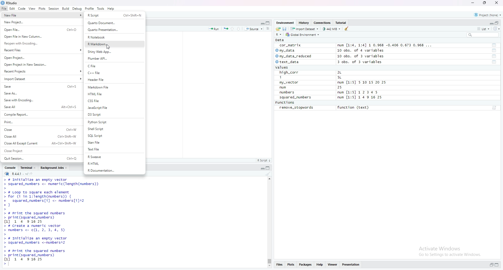 This screenshot has width=503, height=270. What do you see at coordinates (277, 29) in the screenshot?
I see `Load workspace` at bounding box center [277, 29].